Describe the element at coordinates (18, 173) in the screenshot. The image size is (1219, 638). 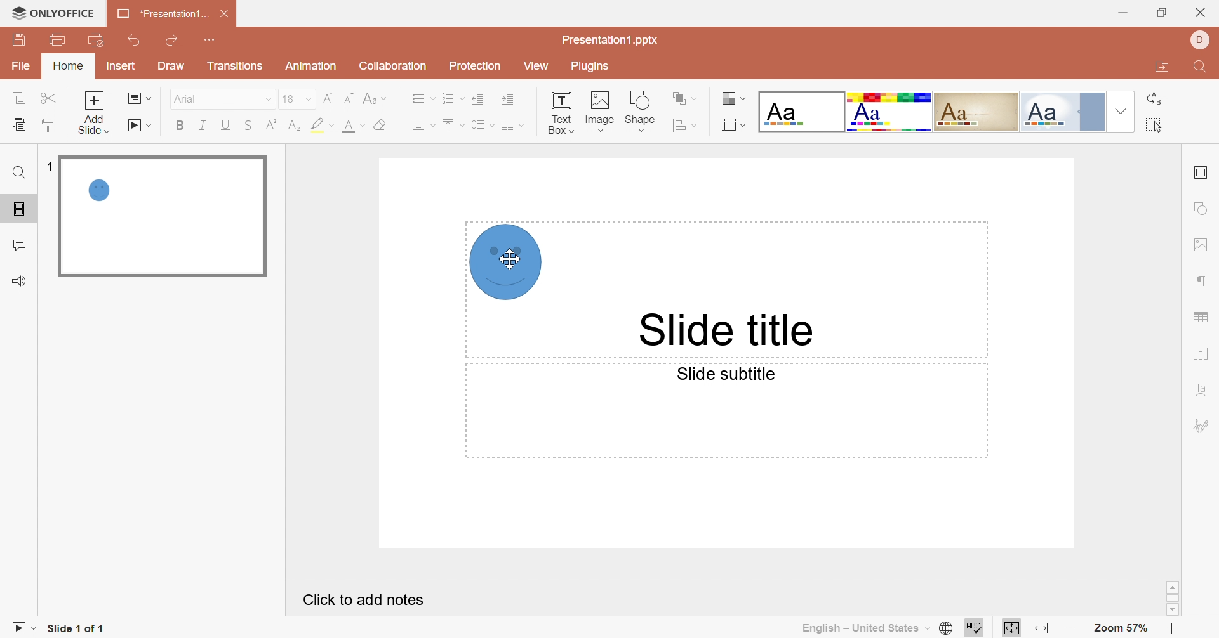
I see `Find` at that location.